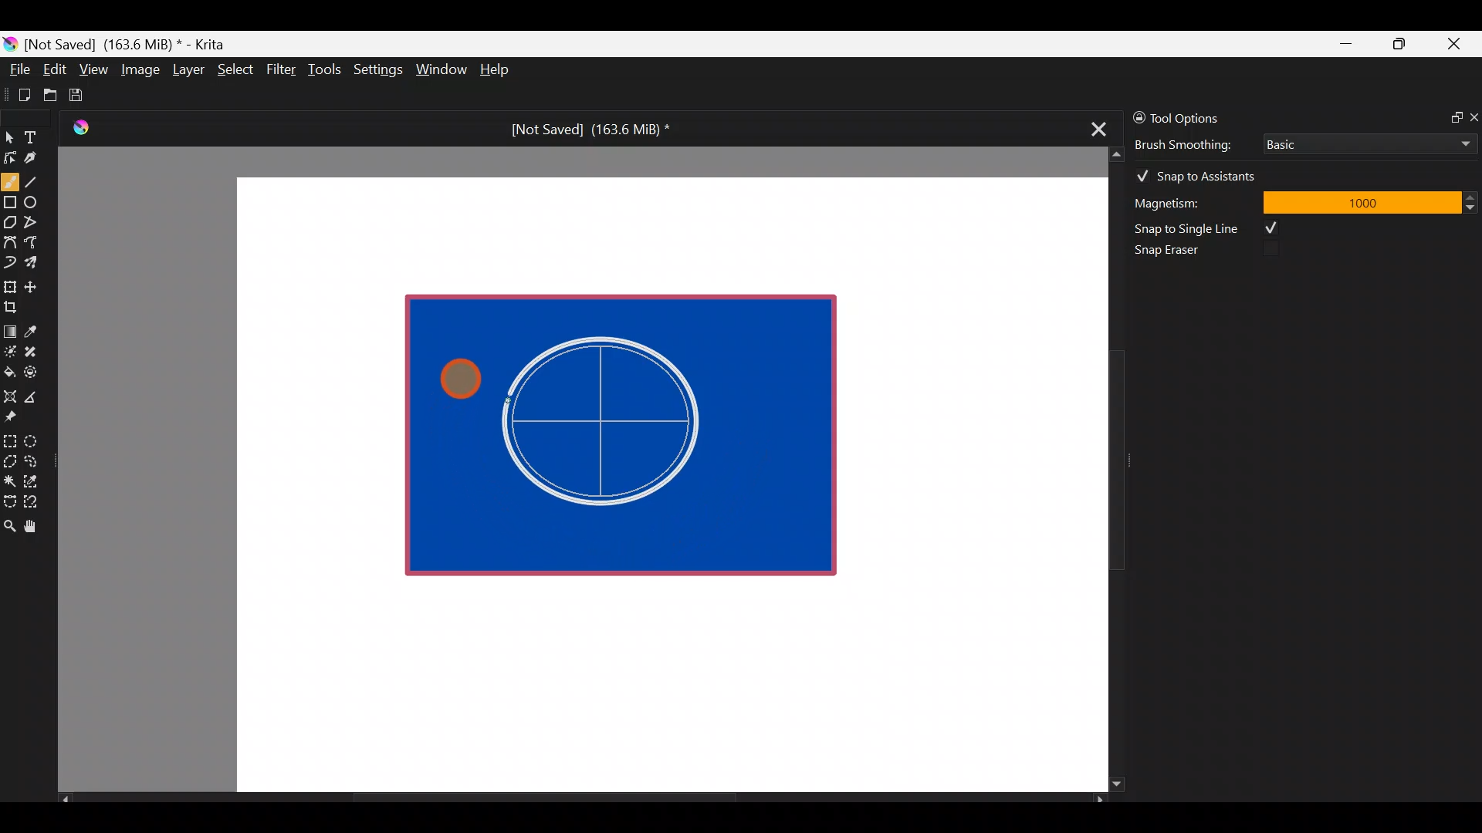 The image size is (1482, 833). I want to click on Multibrush tool, so click(37, 261).